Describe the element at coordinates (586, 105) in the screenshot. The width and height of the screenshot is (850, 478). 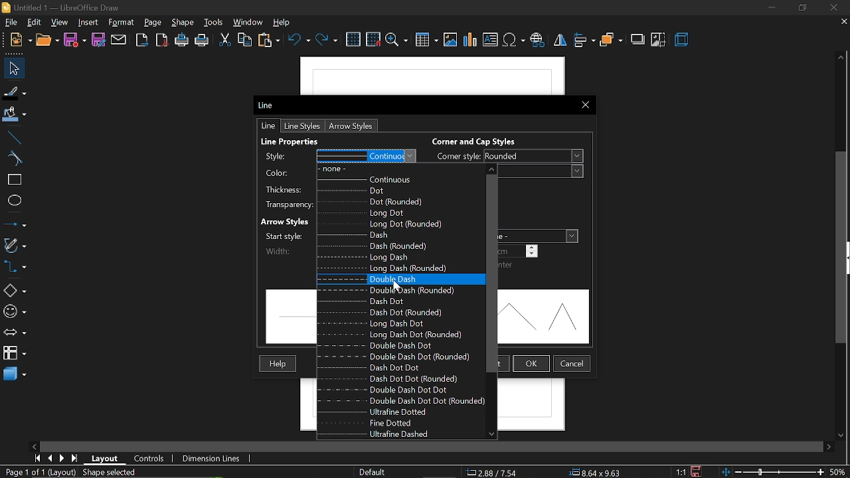
I see `close current window` at that location.